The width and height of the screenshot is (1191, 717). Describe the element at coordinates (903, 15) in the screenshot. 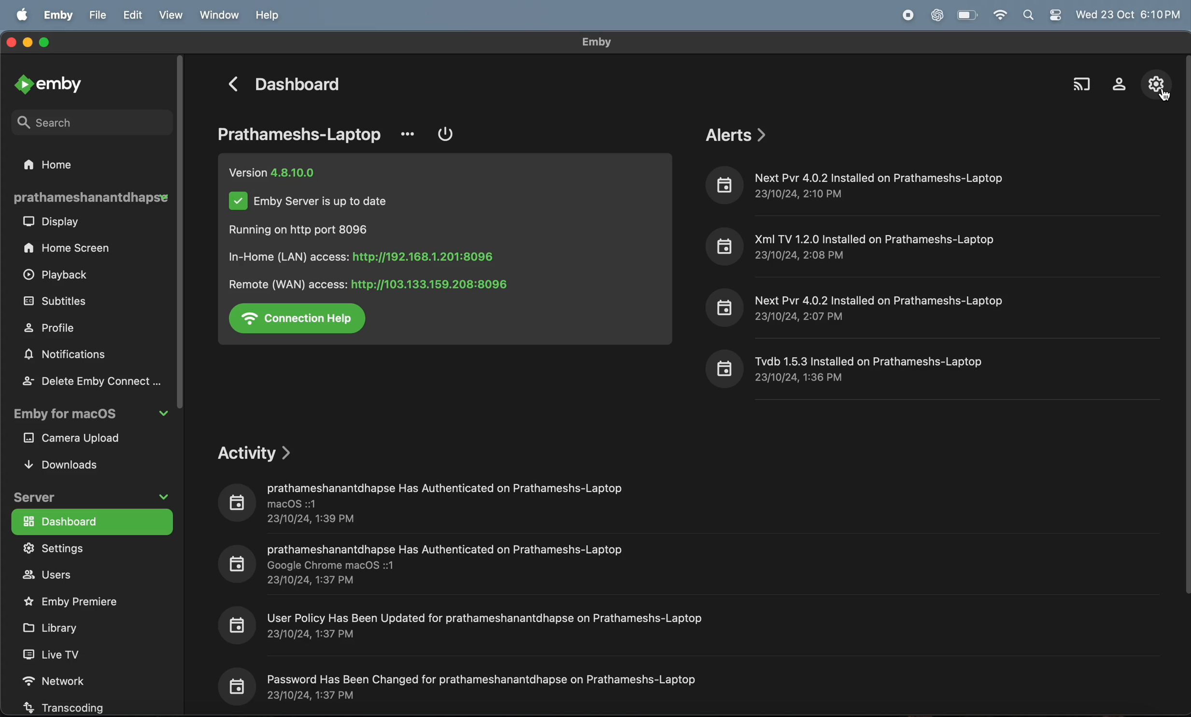

I see `record` at that location.